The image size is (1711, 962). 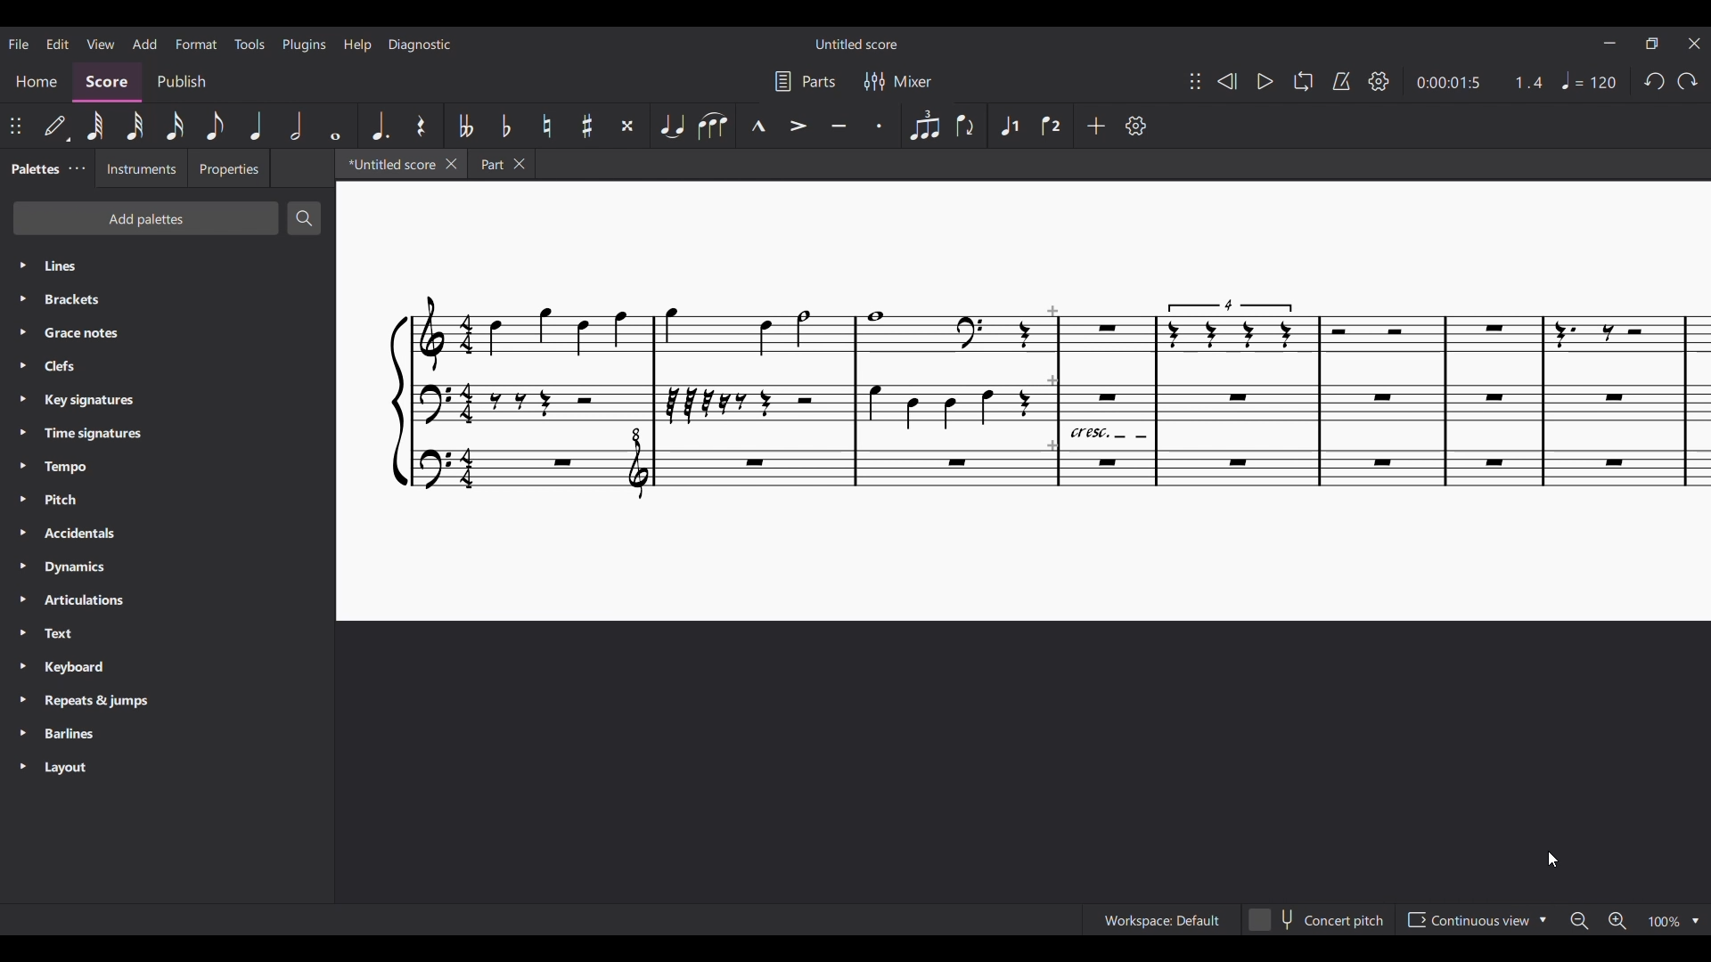 I want to click on Home section, so click(x=37, y=83).